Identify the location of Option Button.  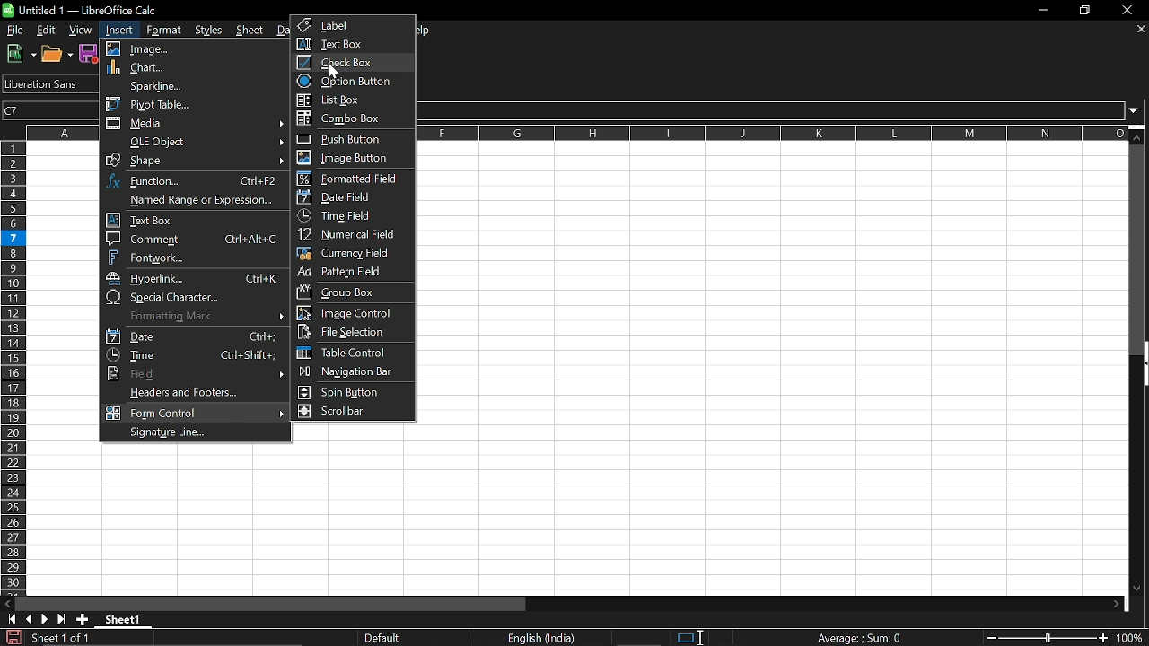
(347, 82).